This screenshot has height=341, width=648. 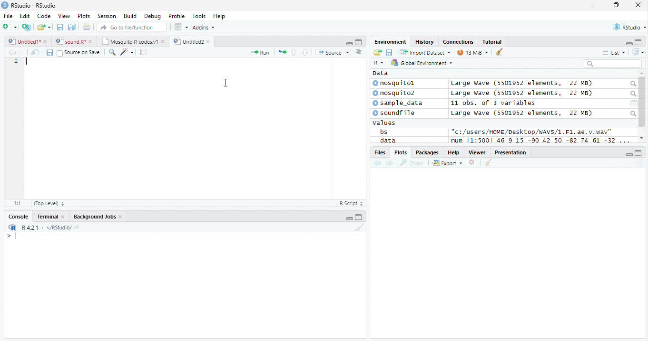 I want to click on Background Jobs, so click(x=97, y=217).